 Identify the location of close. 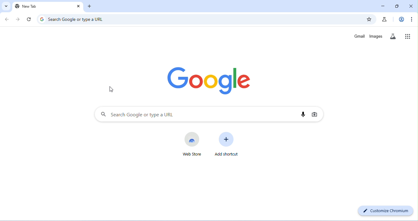
(78, 6).